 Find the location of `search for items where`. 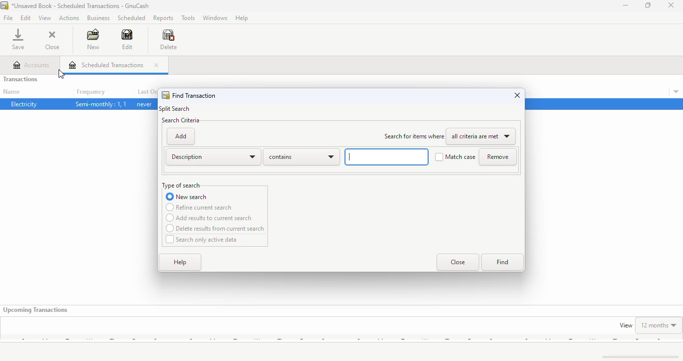

search for items where is located at coordinates (414, 136).